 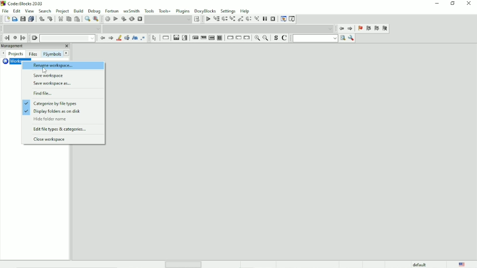 What do you see at coordinates (168, 19) in the screenshot?
I see `Drop down` at bounding box center [168, 19].